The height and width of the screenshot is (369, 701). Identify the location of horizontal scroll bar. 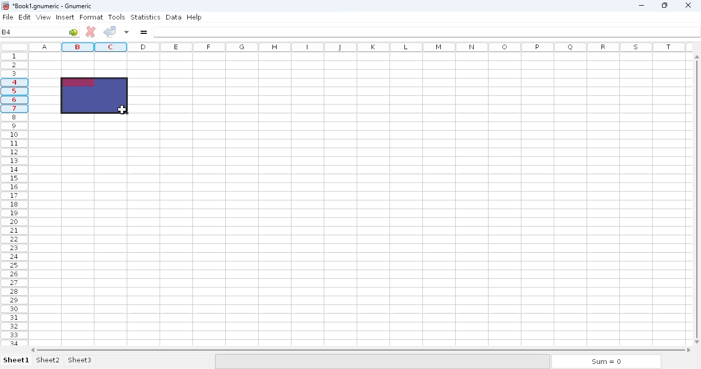
(362, 350).